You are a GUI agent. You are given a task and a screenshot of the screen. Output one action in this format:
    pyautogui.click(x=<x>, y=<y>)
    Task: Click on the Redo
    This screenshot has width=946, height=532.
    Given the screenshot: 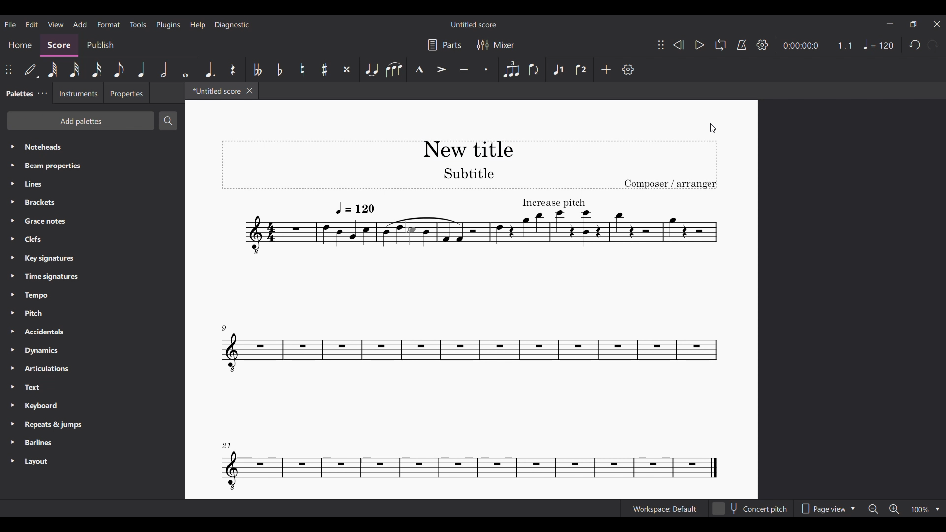 What is the action you would take?
    pyautogui.click(x=933, y=45)
    